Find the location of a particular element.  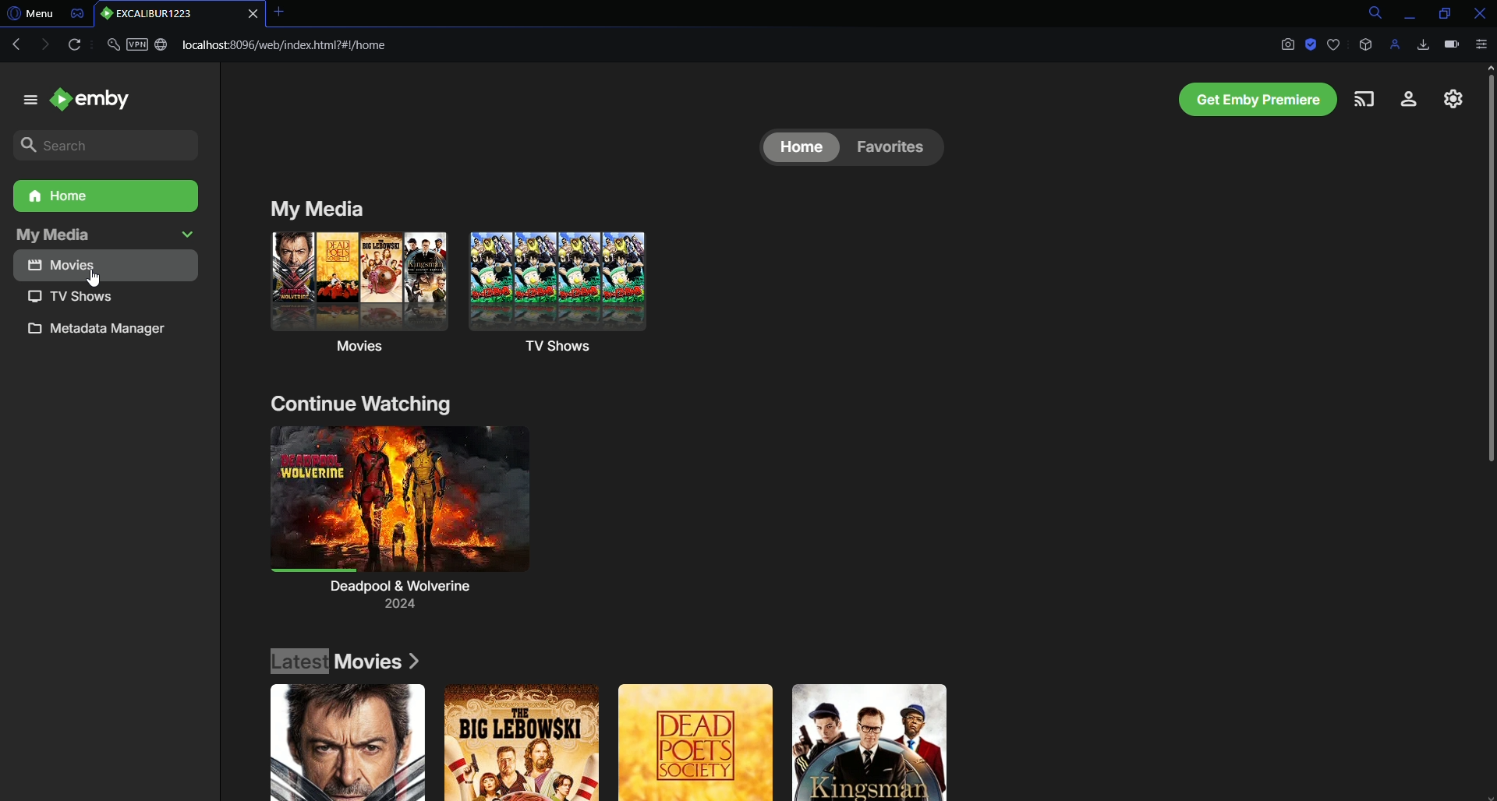

Extensions is located at coordinates (1365, 45).